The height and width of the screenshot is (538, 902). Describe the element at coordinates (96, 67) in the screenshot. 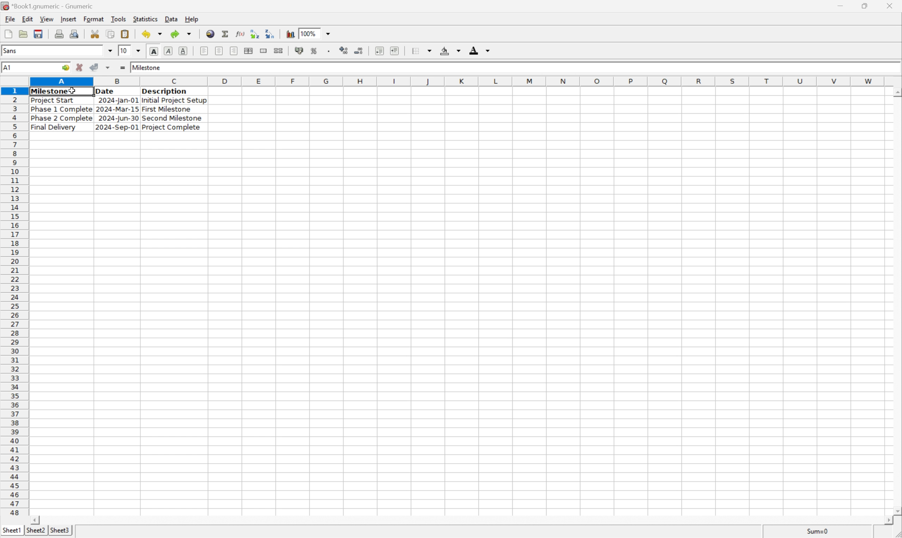

I see `accept changes` at that location.